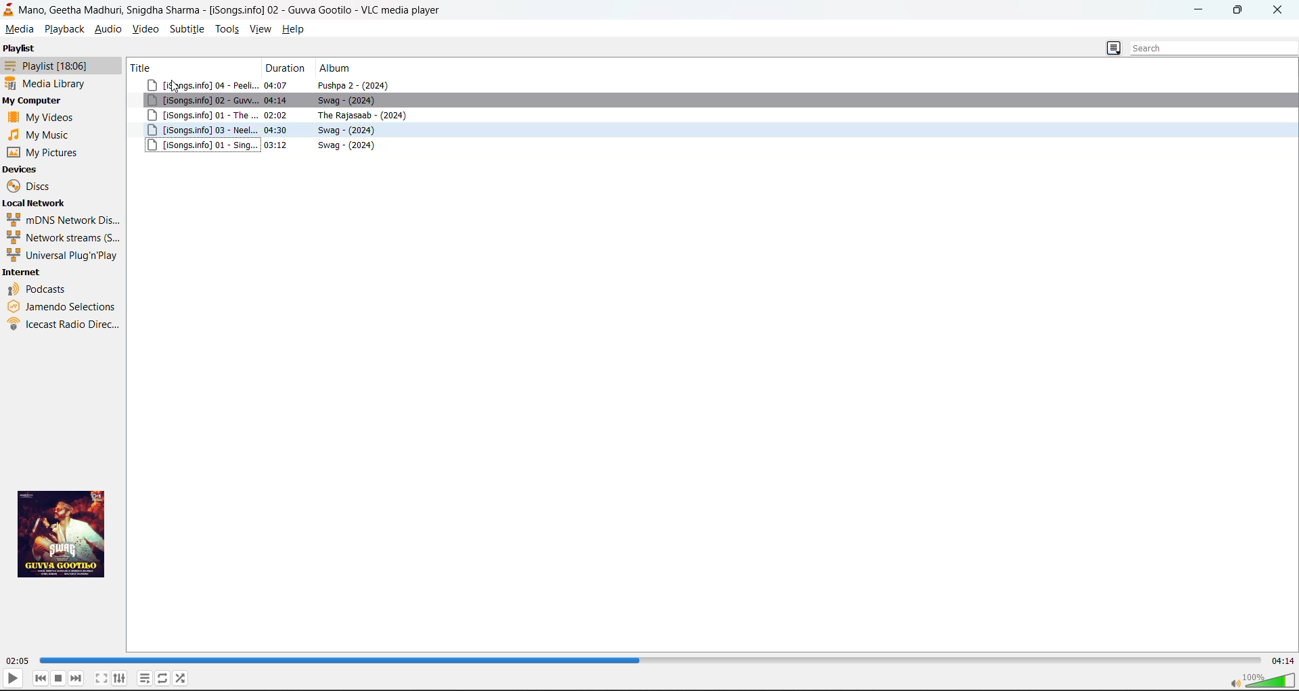 The image size is (1299, 691). What do you see at coordinates (34, 202) in the screenshot?
I see `local network` at bounding box center [34, 202].